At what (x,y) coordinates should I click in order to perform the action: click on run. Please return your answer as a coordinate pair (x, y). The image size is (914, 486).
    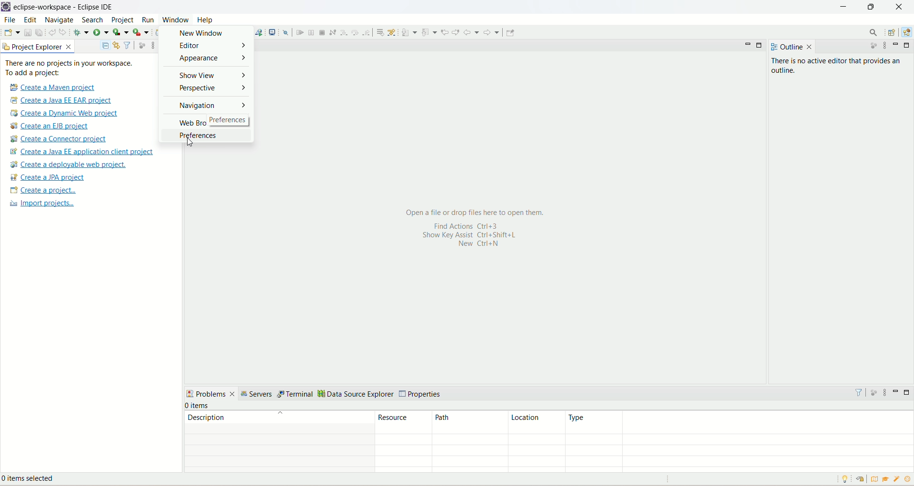
    Looking at the image, I should click on (147, 19).